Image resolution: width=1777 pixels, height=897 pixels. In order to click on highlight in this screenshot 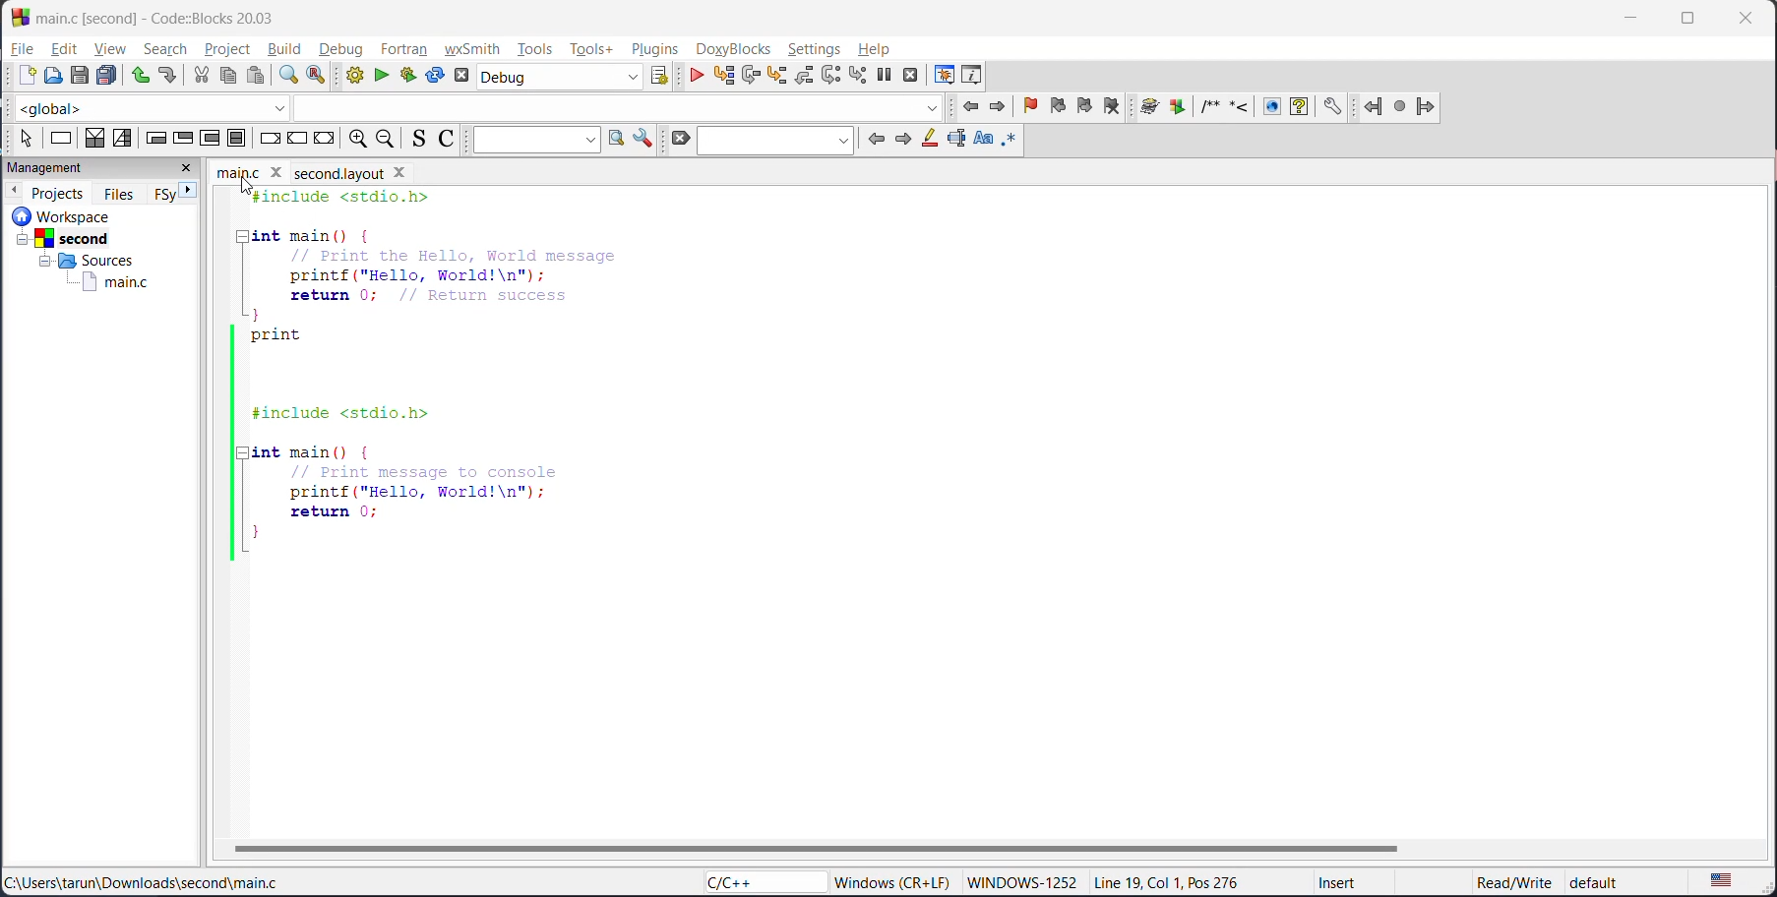, I will do `click(929, 141)`.